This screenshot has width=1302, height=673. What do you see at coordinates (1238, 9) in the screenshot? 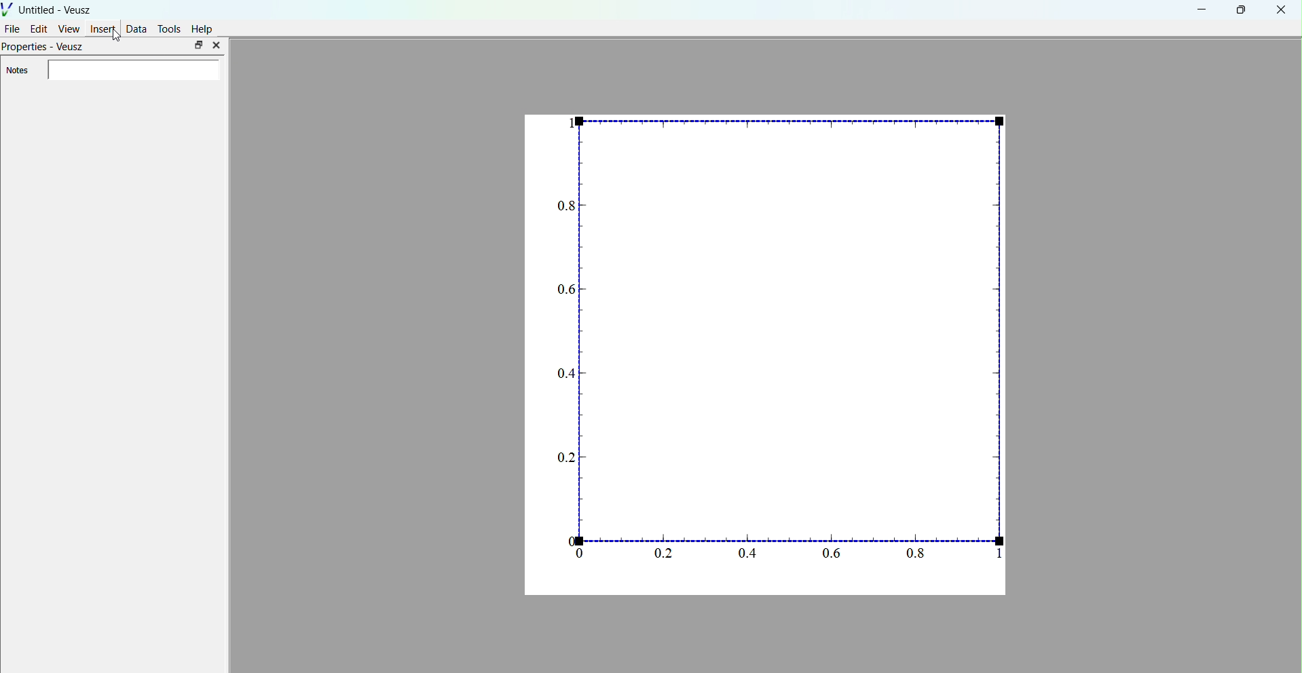
I see `maximise` at bounding box center [1238, 9].